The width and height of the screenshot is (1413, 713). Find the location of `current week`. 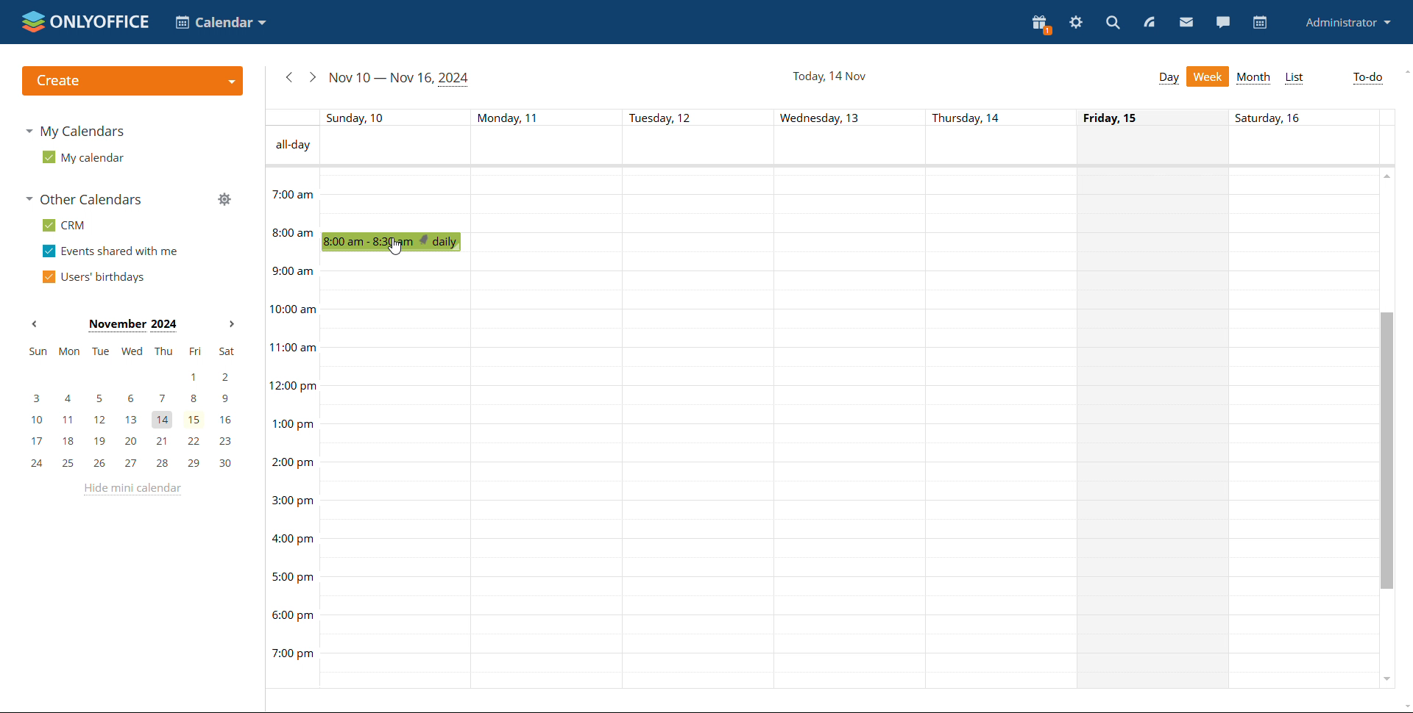

current week is located at coordinates (400, 79).